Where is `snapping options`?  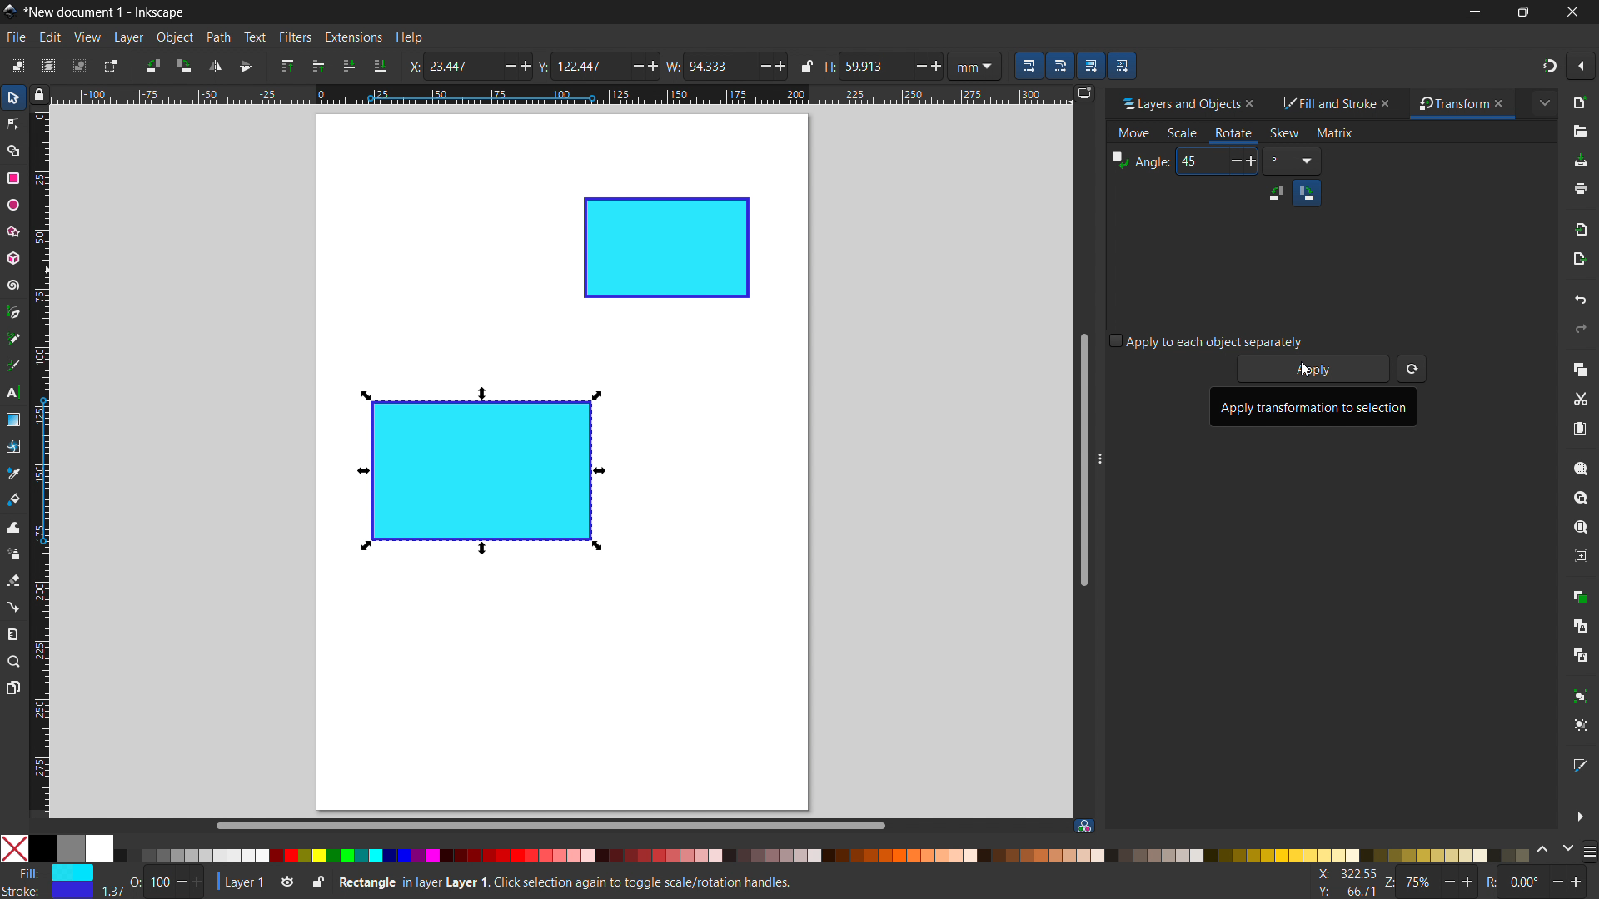
snapping options is located at coordinates (1581, 66).